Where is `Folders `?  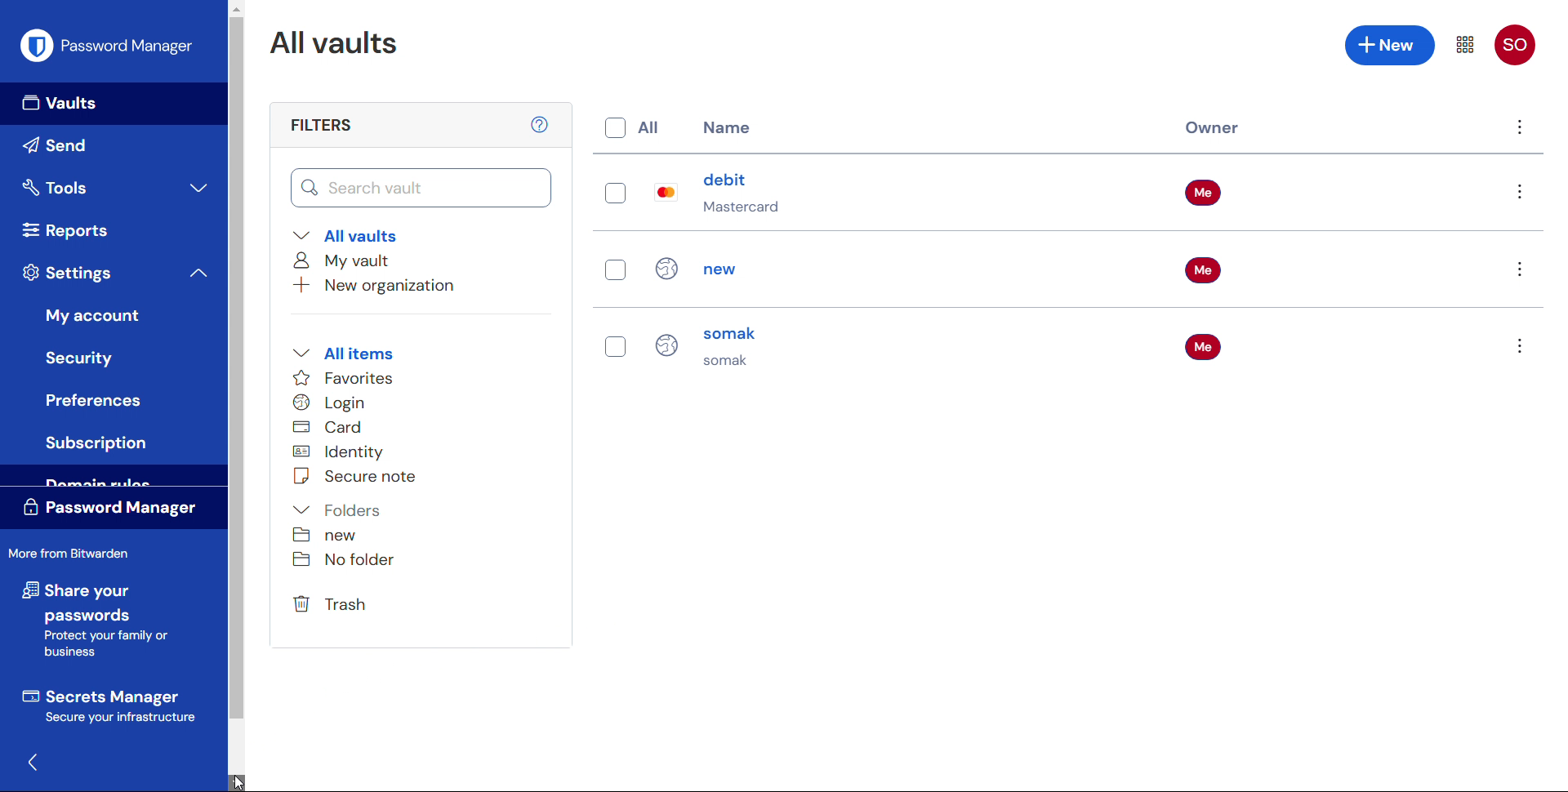
Folders  is located at coordinates (337, 510).